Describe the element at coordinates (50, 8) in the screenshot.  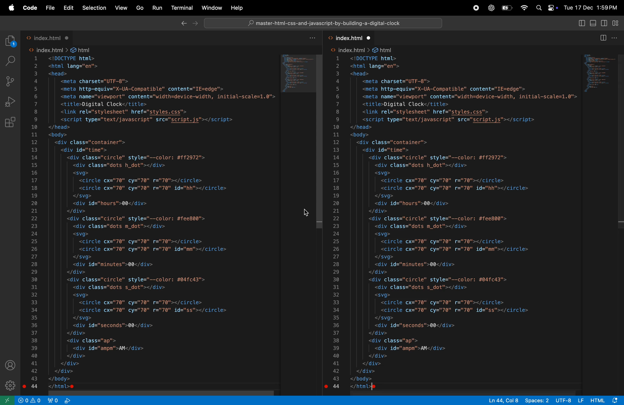
I see `file` at that location.